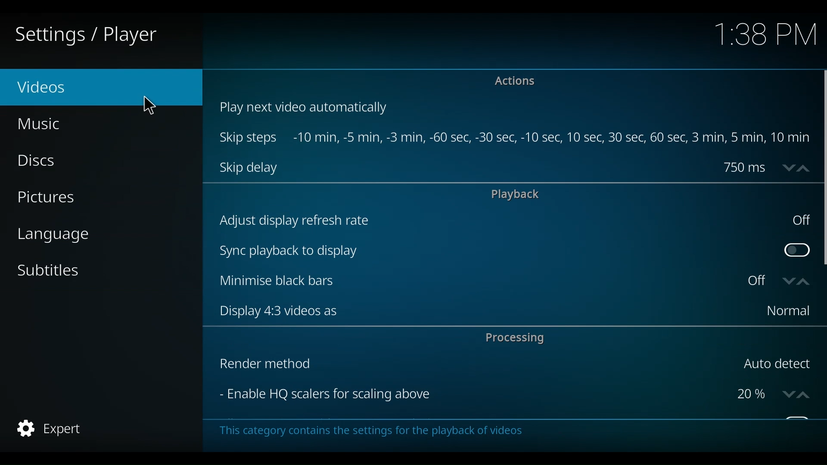 The width and height of the screenshot is (827, 465). I want to click on Normal, so click(787, 312).